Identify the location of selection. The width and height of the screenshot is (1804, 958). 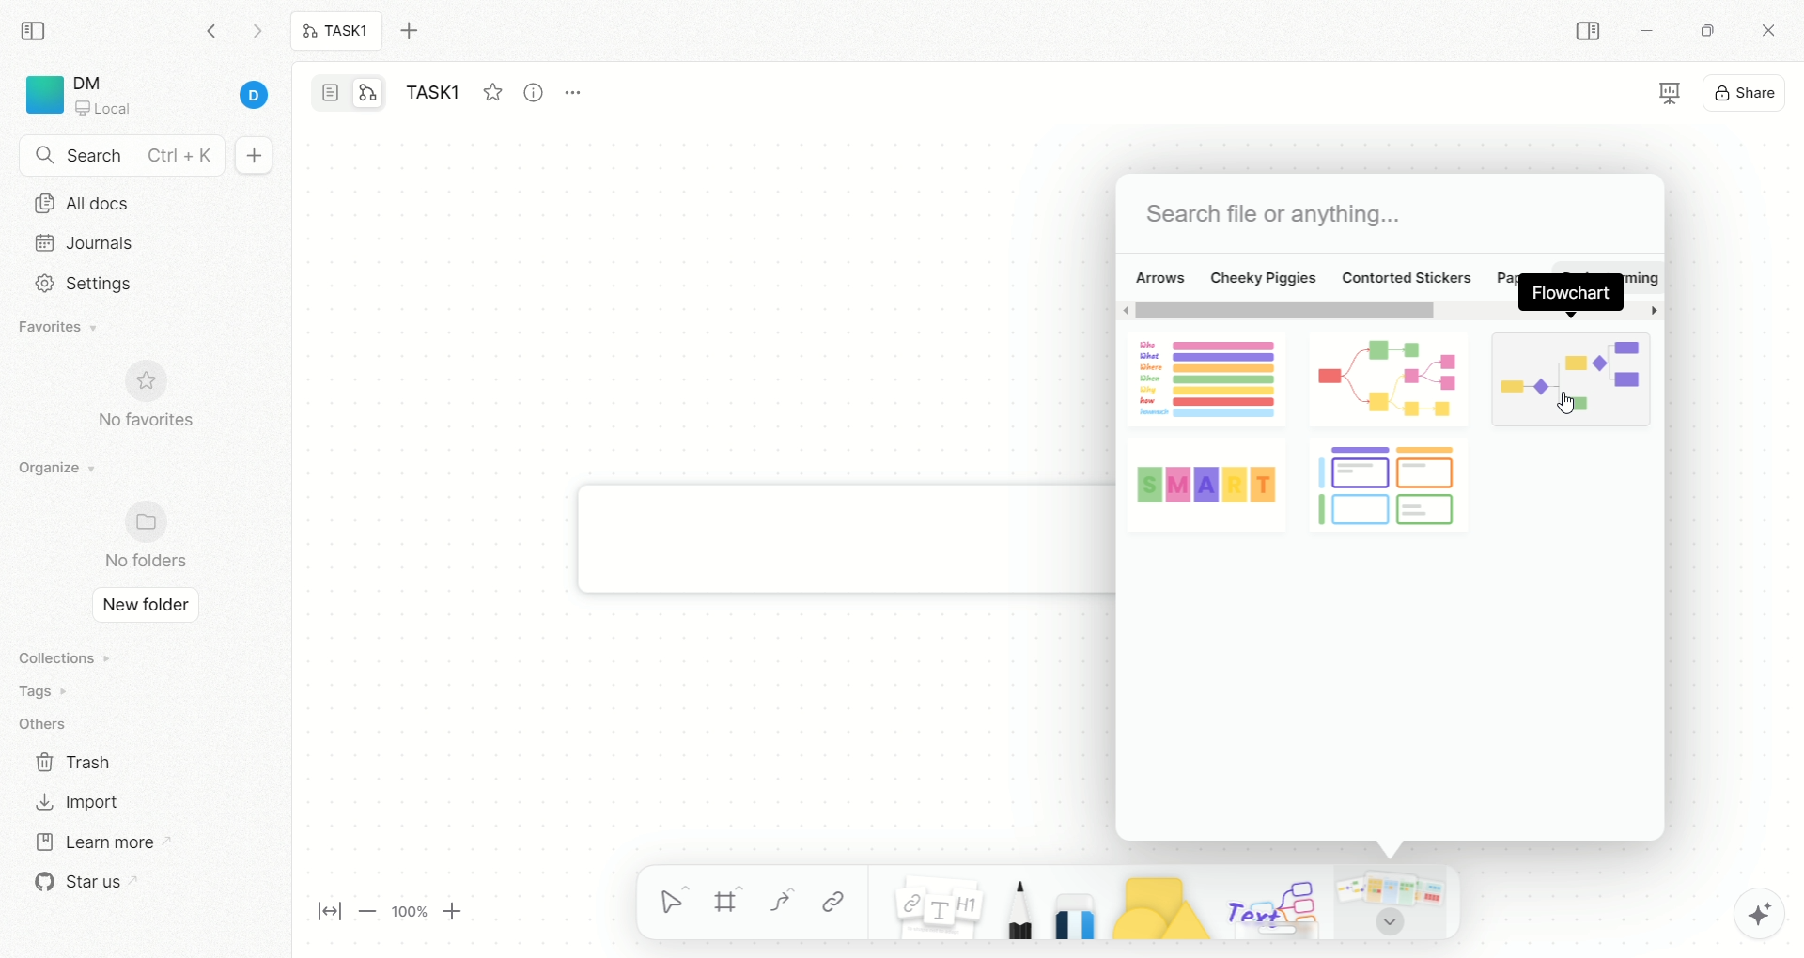
(675, 904).